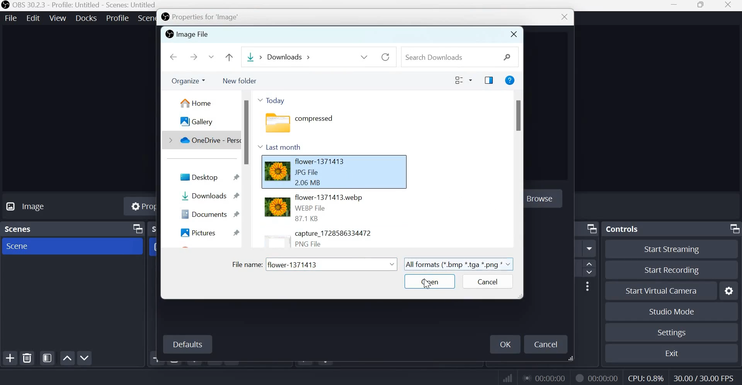  What do you see at coordinates (706, 377) in the screenshot?
I see `30.00/30.00 FPS` at bounding box center [706, 377].